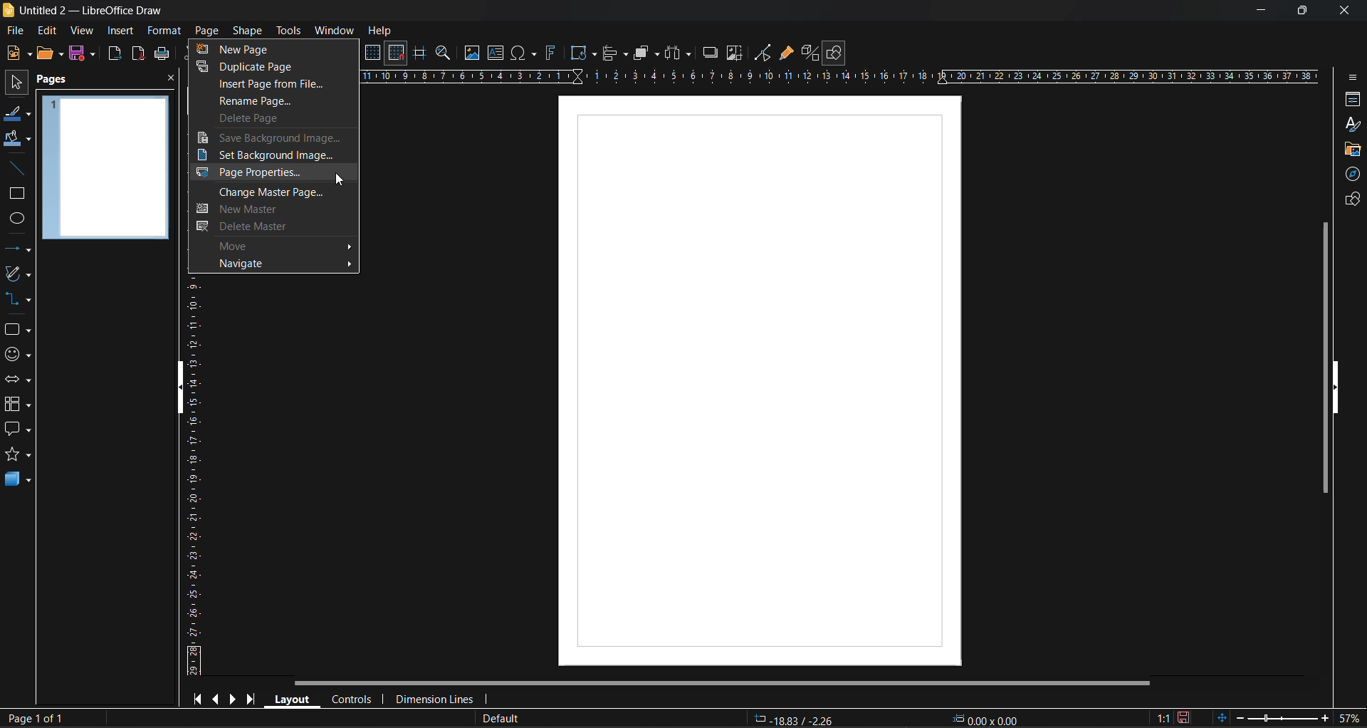  What do you see at coordinates (788, 54) in the screenshot?
I see `show gluepoint` at bounding box center [788, 54].